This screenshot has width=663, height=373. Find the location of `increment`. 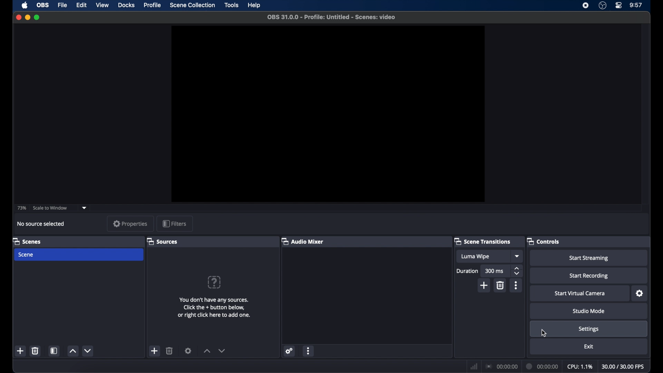

increment is located at coordinates (73, 351).